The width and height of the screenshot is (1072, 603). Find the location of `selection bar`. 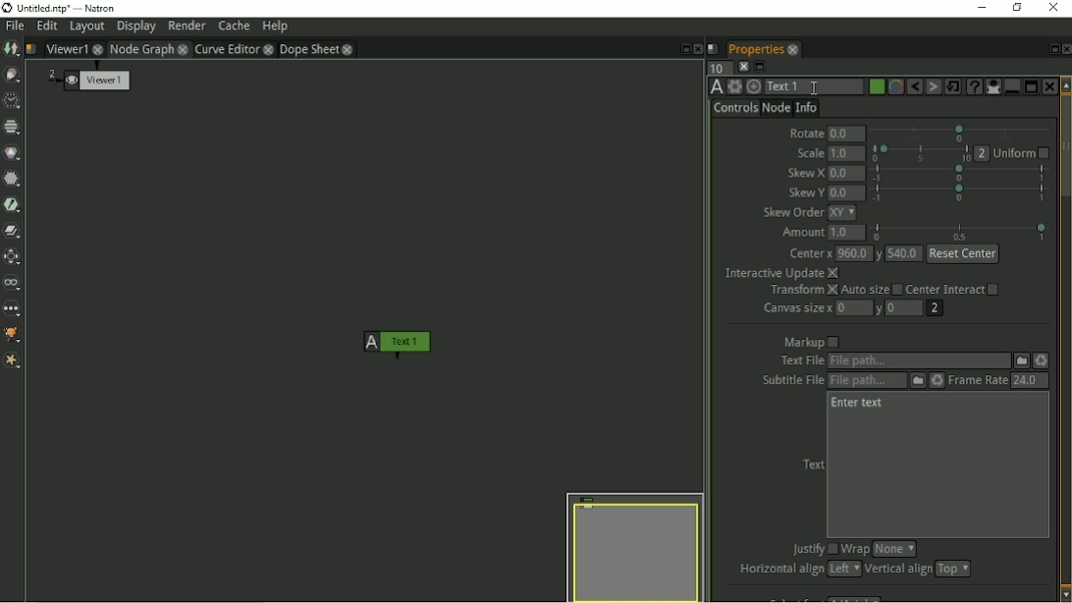

selection bar is located at coordinates (960, 173).